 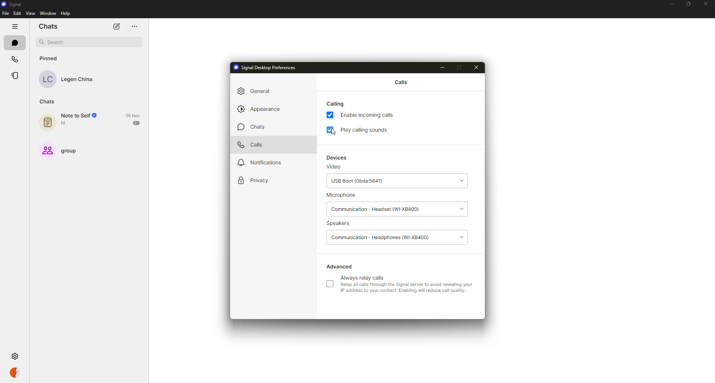 What do you see at coordinates (134, 26) in the screenshot?
I see `more` at bounding box center [134, 26].